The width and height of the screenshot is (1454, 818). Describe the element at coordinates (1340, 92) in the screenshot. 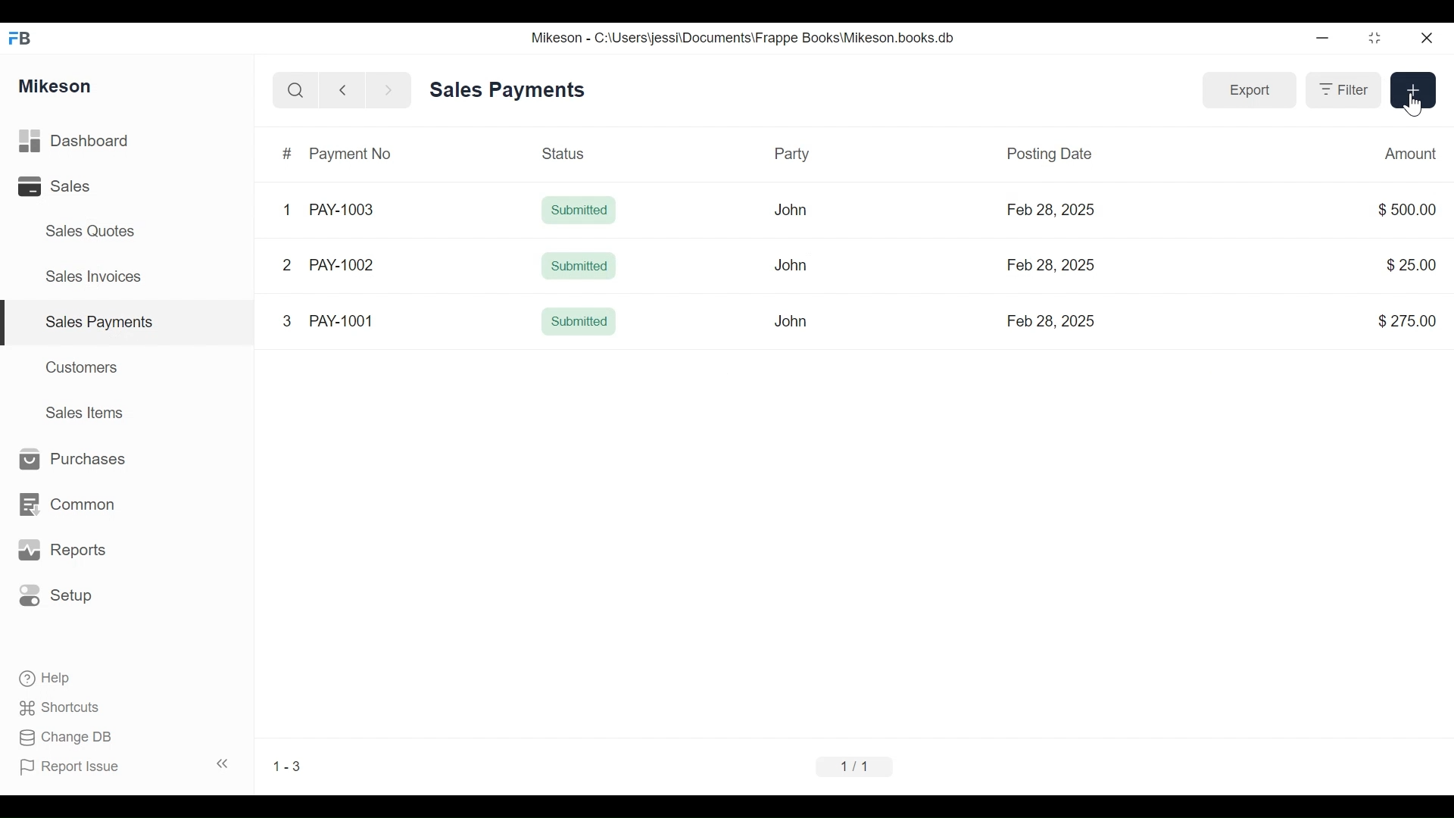

I see `Filter` at that location.